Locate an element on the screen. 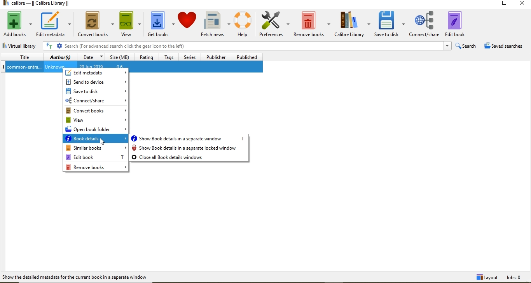 This screenshot has width=531, height=283. Layout is located at coordinates (486, 278).